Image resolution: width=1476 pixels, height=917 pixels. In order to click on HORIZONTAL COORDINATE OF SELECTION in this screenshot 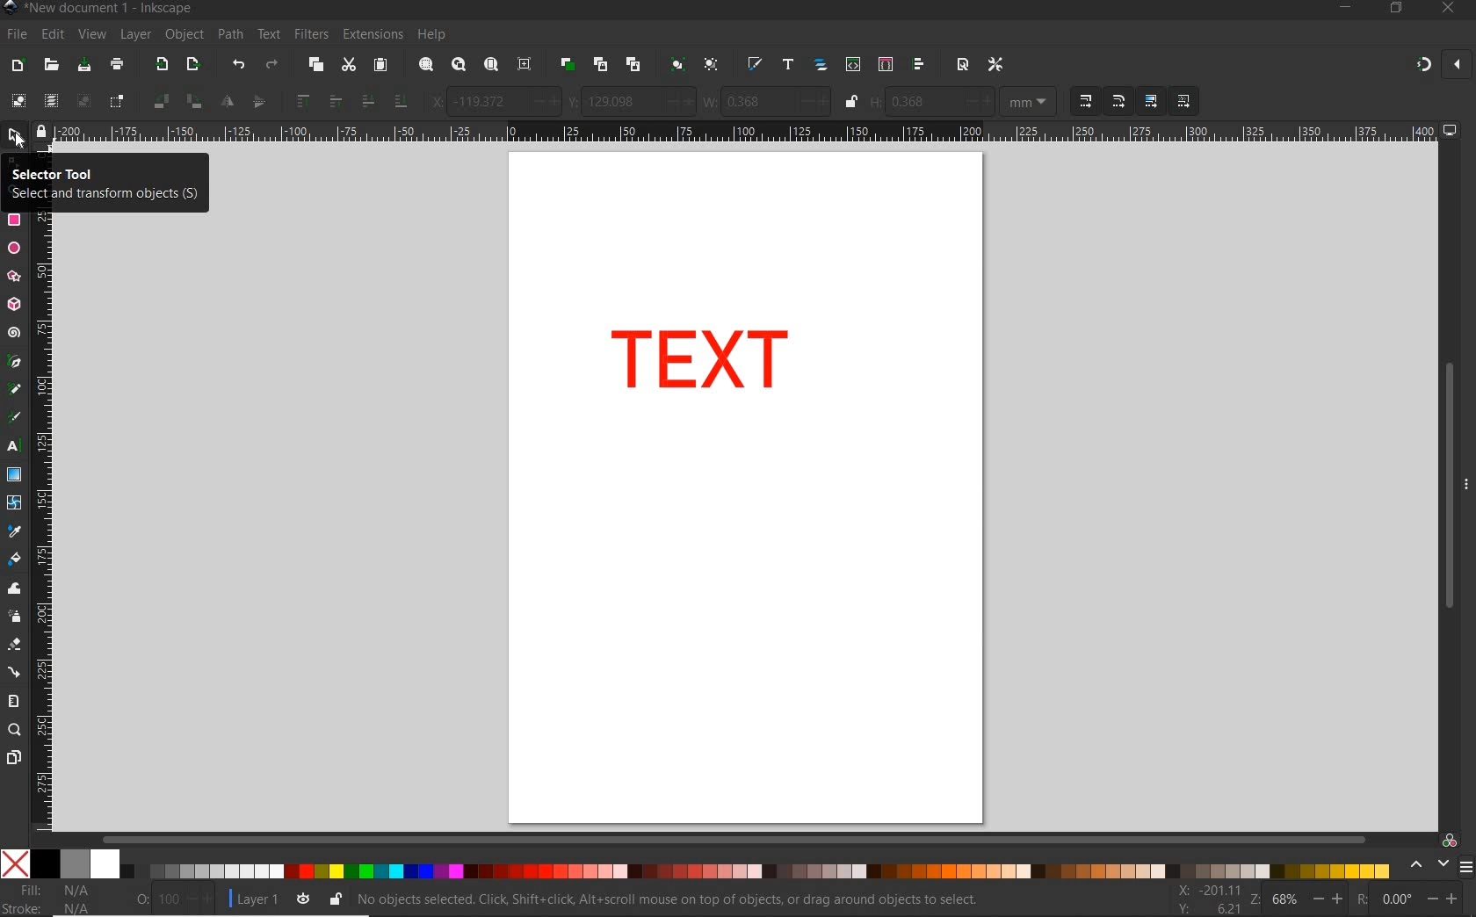, I will do `click(496, 102)`.